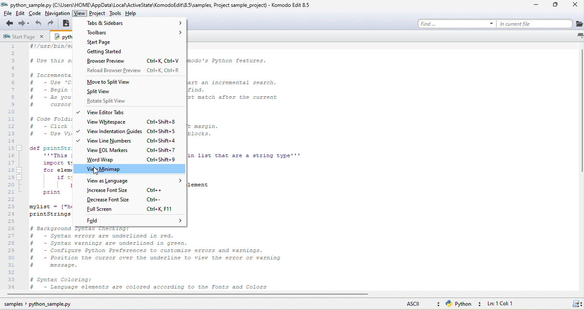 This screenshot has height=310, width=584. What do you see at coordinates (578, 35) in the screenshot?
I see `list all tabs` at bounding box center [578, 35].